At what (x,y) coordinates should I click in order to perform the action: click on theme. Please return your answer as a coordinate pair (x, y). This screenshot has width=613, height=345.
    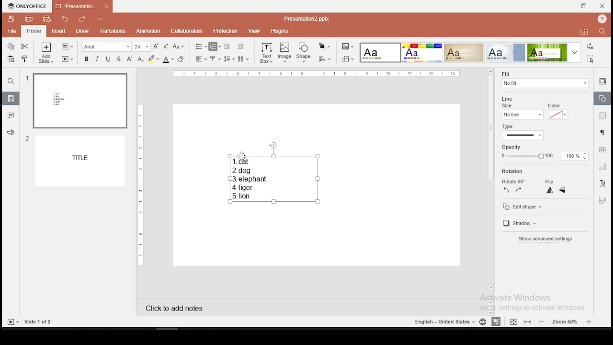
    Looking at the image, I should click on (554, 52).